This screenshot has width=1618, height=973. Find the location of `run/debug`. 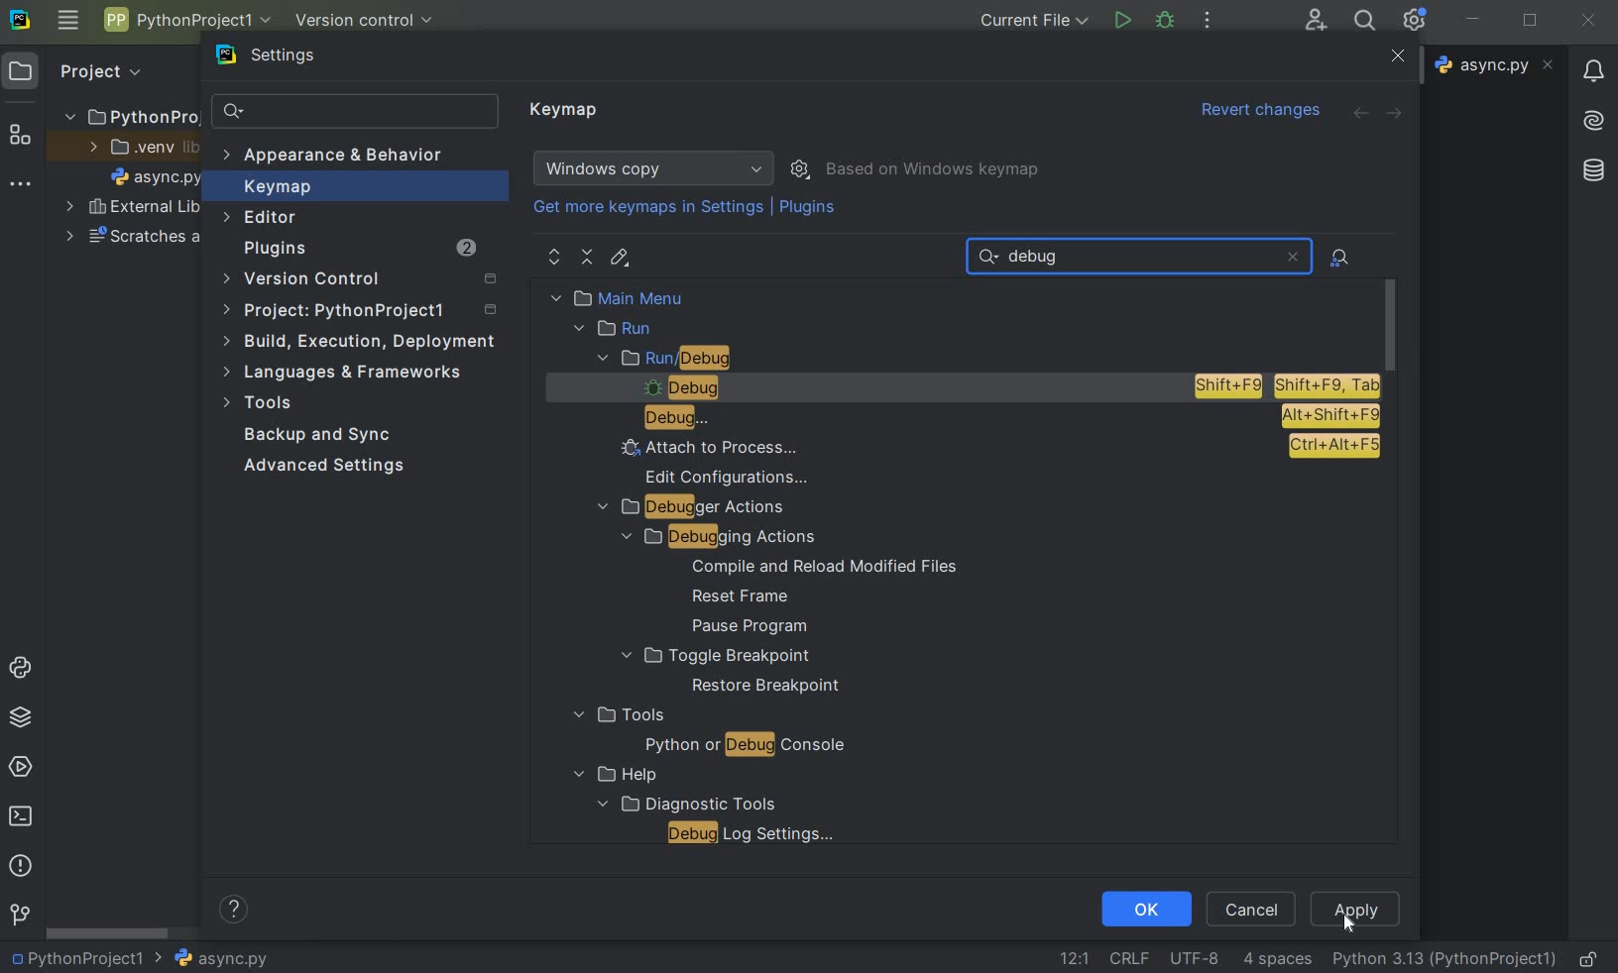

run/debug is located at coordinates (704, 360).